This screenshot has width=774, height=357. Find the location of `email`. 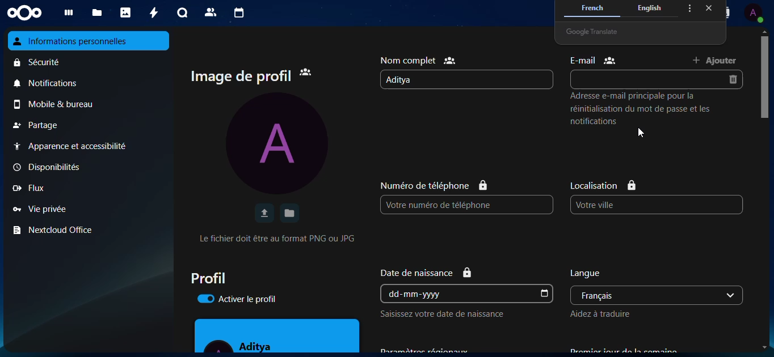

email is located at coordinates (593, 60).